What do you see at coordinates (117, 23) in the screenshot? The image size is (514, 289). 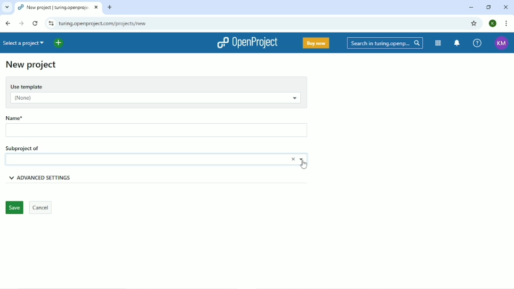 I see `turing.openproject.com/projects/new` at bounding box center [117, 23].